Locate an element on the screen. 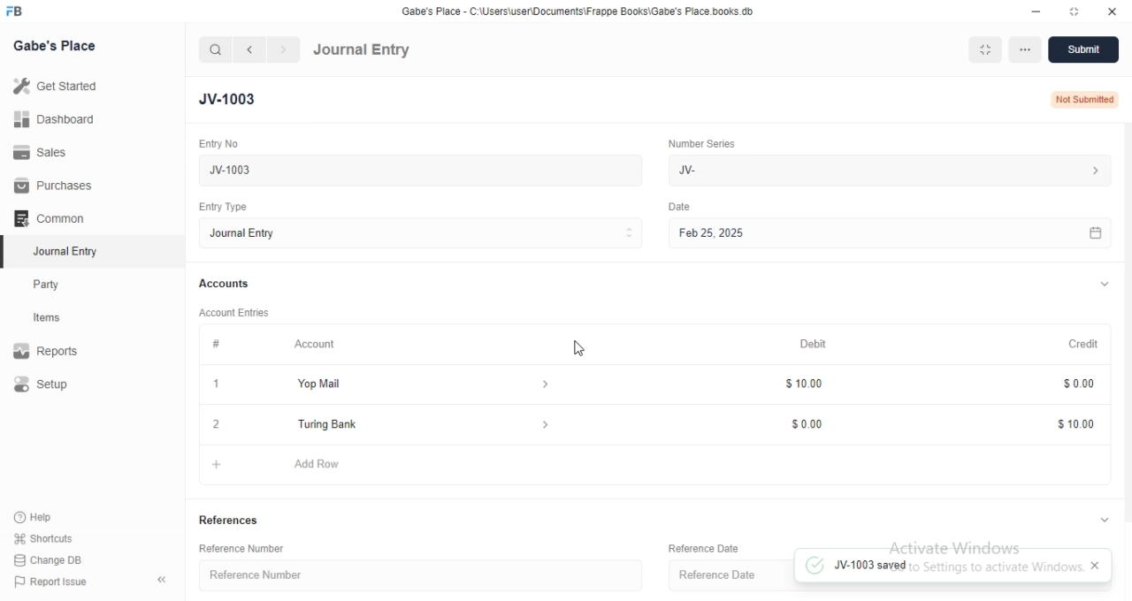 This screenshot has height=601, width=1132. Items is located at coordinates (64, 319).